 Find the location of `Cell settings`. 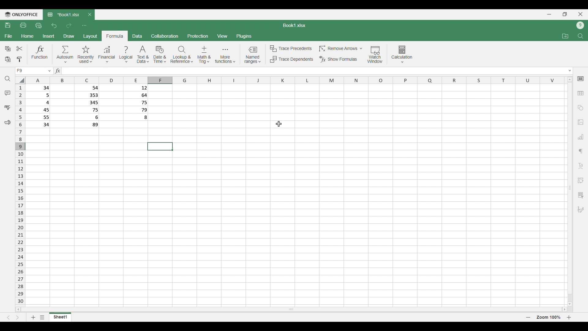

Cell settings is located at coordinates (581, 79).